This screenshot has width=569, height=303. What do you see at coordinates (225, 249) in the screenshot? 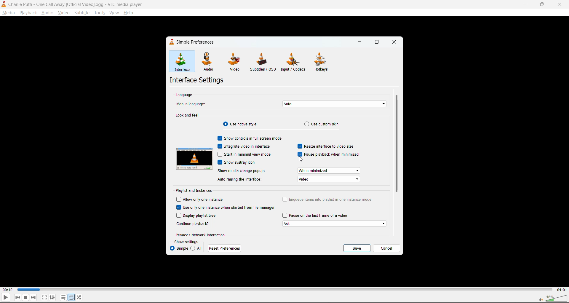
I see `reset preferences` at bounding box center [225, 249].